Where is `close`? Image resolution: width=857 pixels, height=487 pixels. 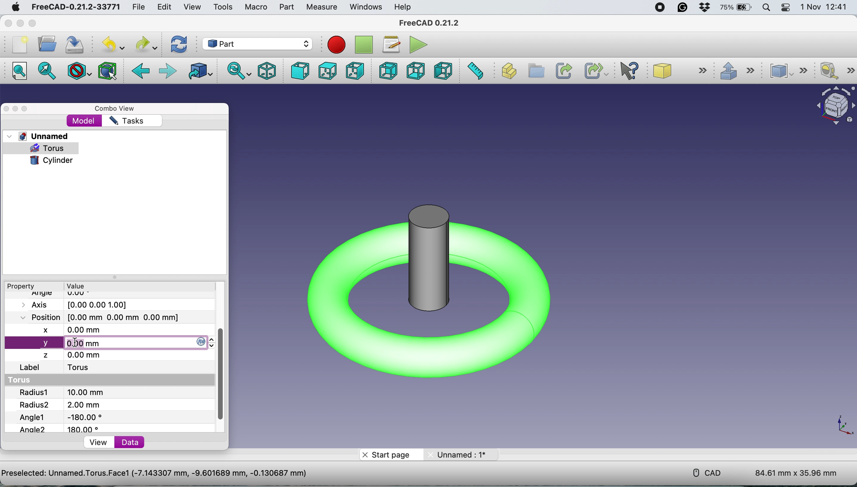
close is located at coordinates (7, 24).